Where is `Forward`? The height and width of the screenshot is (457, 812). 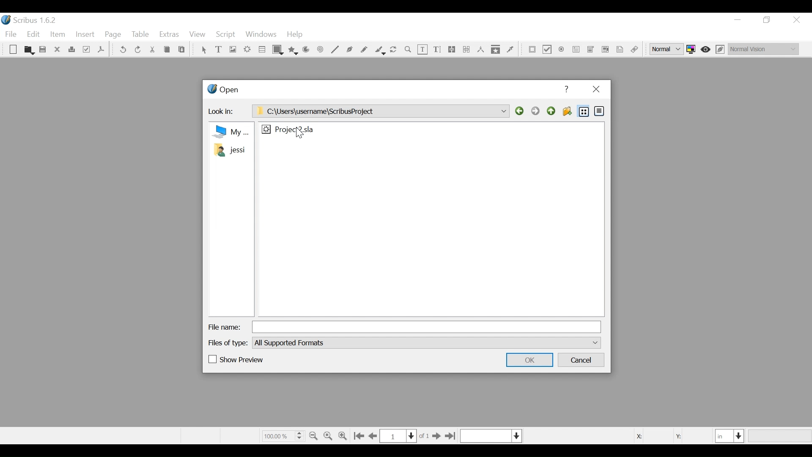 Forward is located at coordinates (537, 111).